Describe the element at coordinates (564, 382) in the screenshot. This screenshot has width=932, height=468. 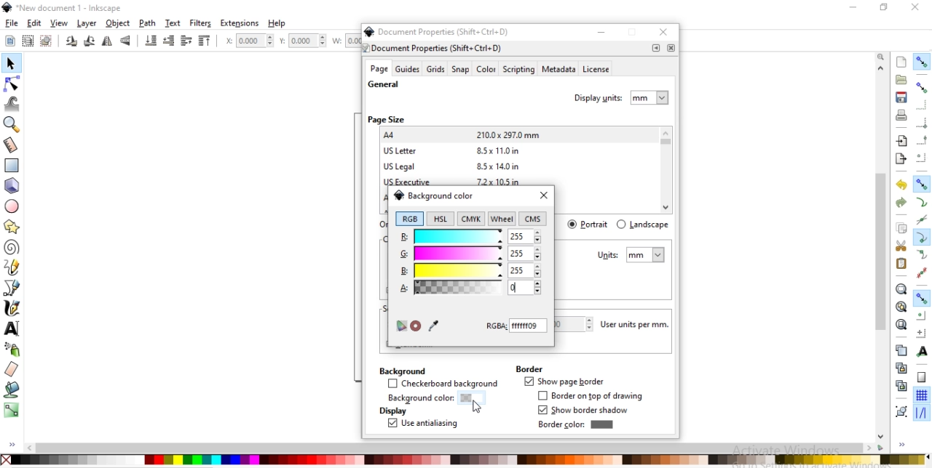
I see `show page border` at that location.